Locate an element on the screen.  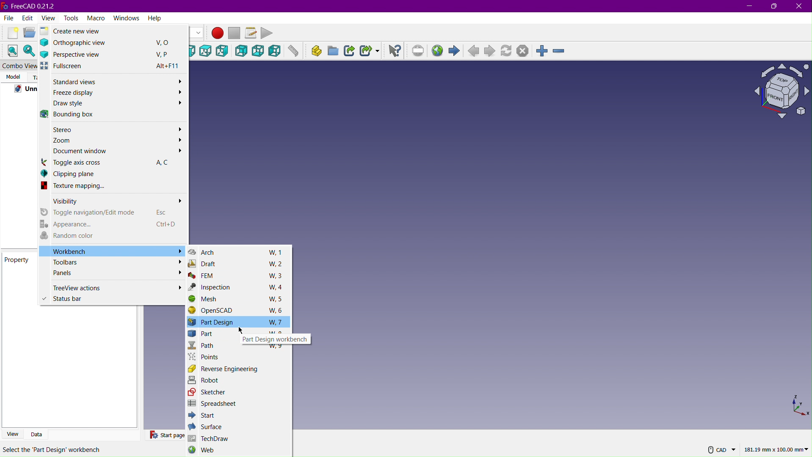
Refresh page is located at coordinates (507, 52).